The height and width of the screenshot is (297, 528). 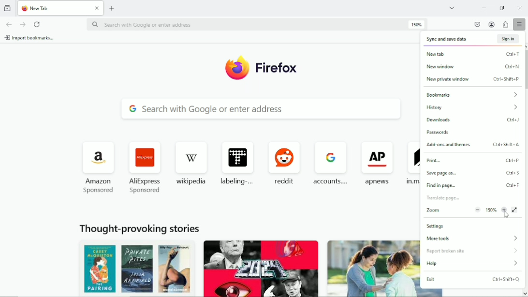 What do you see at coordinates (331, 161) in the screenshot?
I see `accounts google` at bounding box center [331, 161].